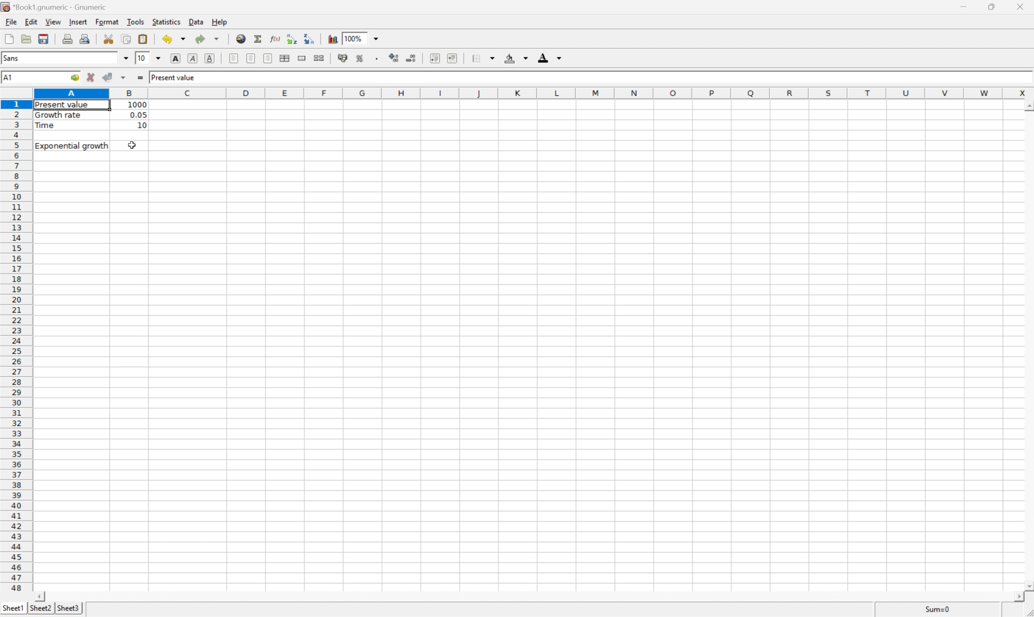 The height and width of the screenshot is (617, 1034). What do you see at coordinates (355, 39) in the screenshot?
I see `100%` at bounding box center [355, 39].